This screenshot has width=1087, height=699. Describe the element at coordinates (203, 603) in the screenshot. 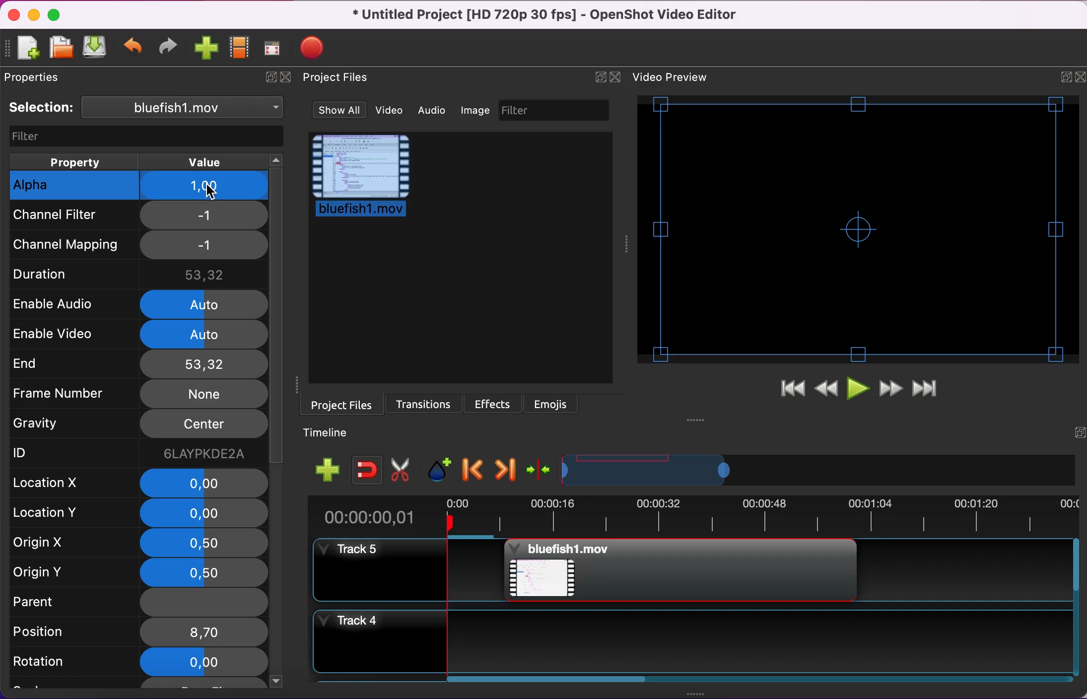

I see `none` at that location.